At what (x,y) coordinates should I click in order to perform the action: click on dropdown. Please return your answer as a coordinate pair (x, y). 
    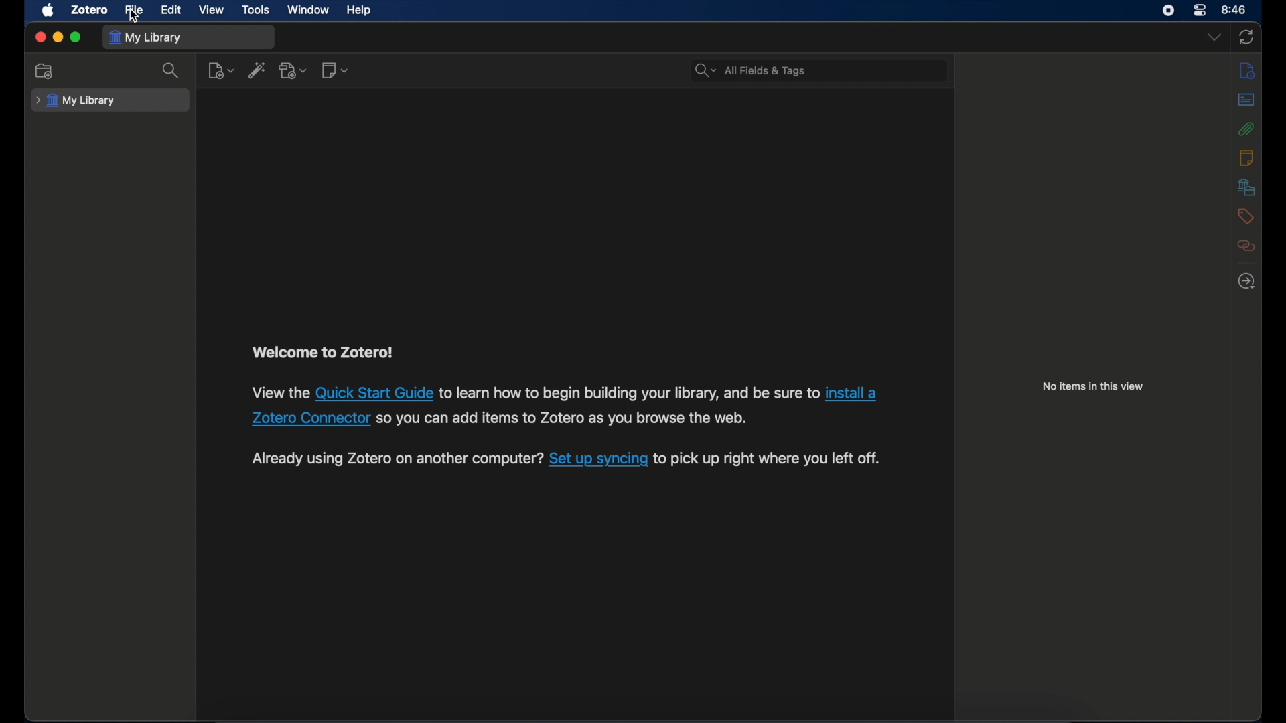
    Looking at the image, I should click on (1214, 37).